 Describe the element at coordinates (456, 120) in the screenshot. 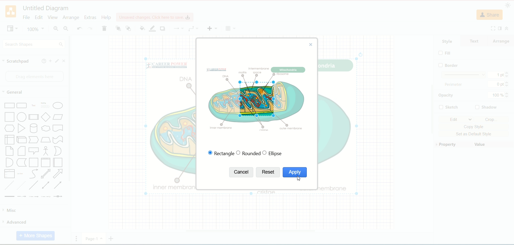

I see `edit` at that location.